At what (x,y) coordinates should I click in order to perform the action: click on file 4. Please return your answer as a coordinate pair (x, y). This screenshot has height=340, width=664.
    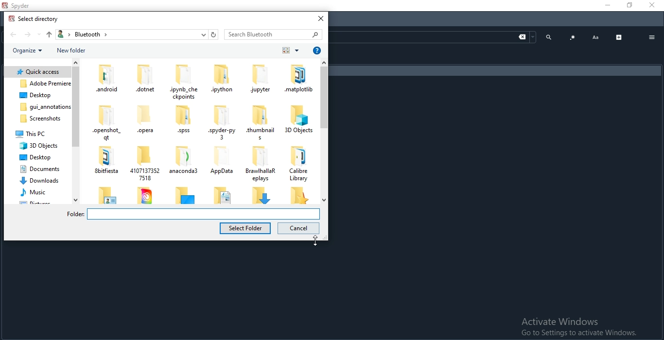
    Looking at the image, I should click on (36, 106).